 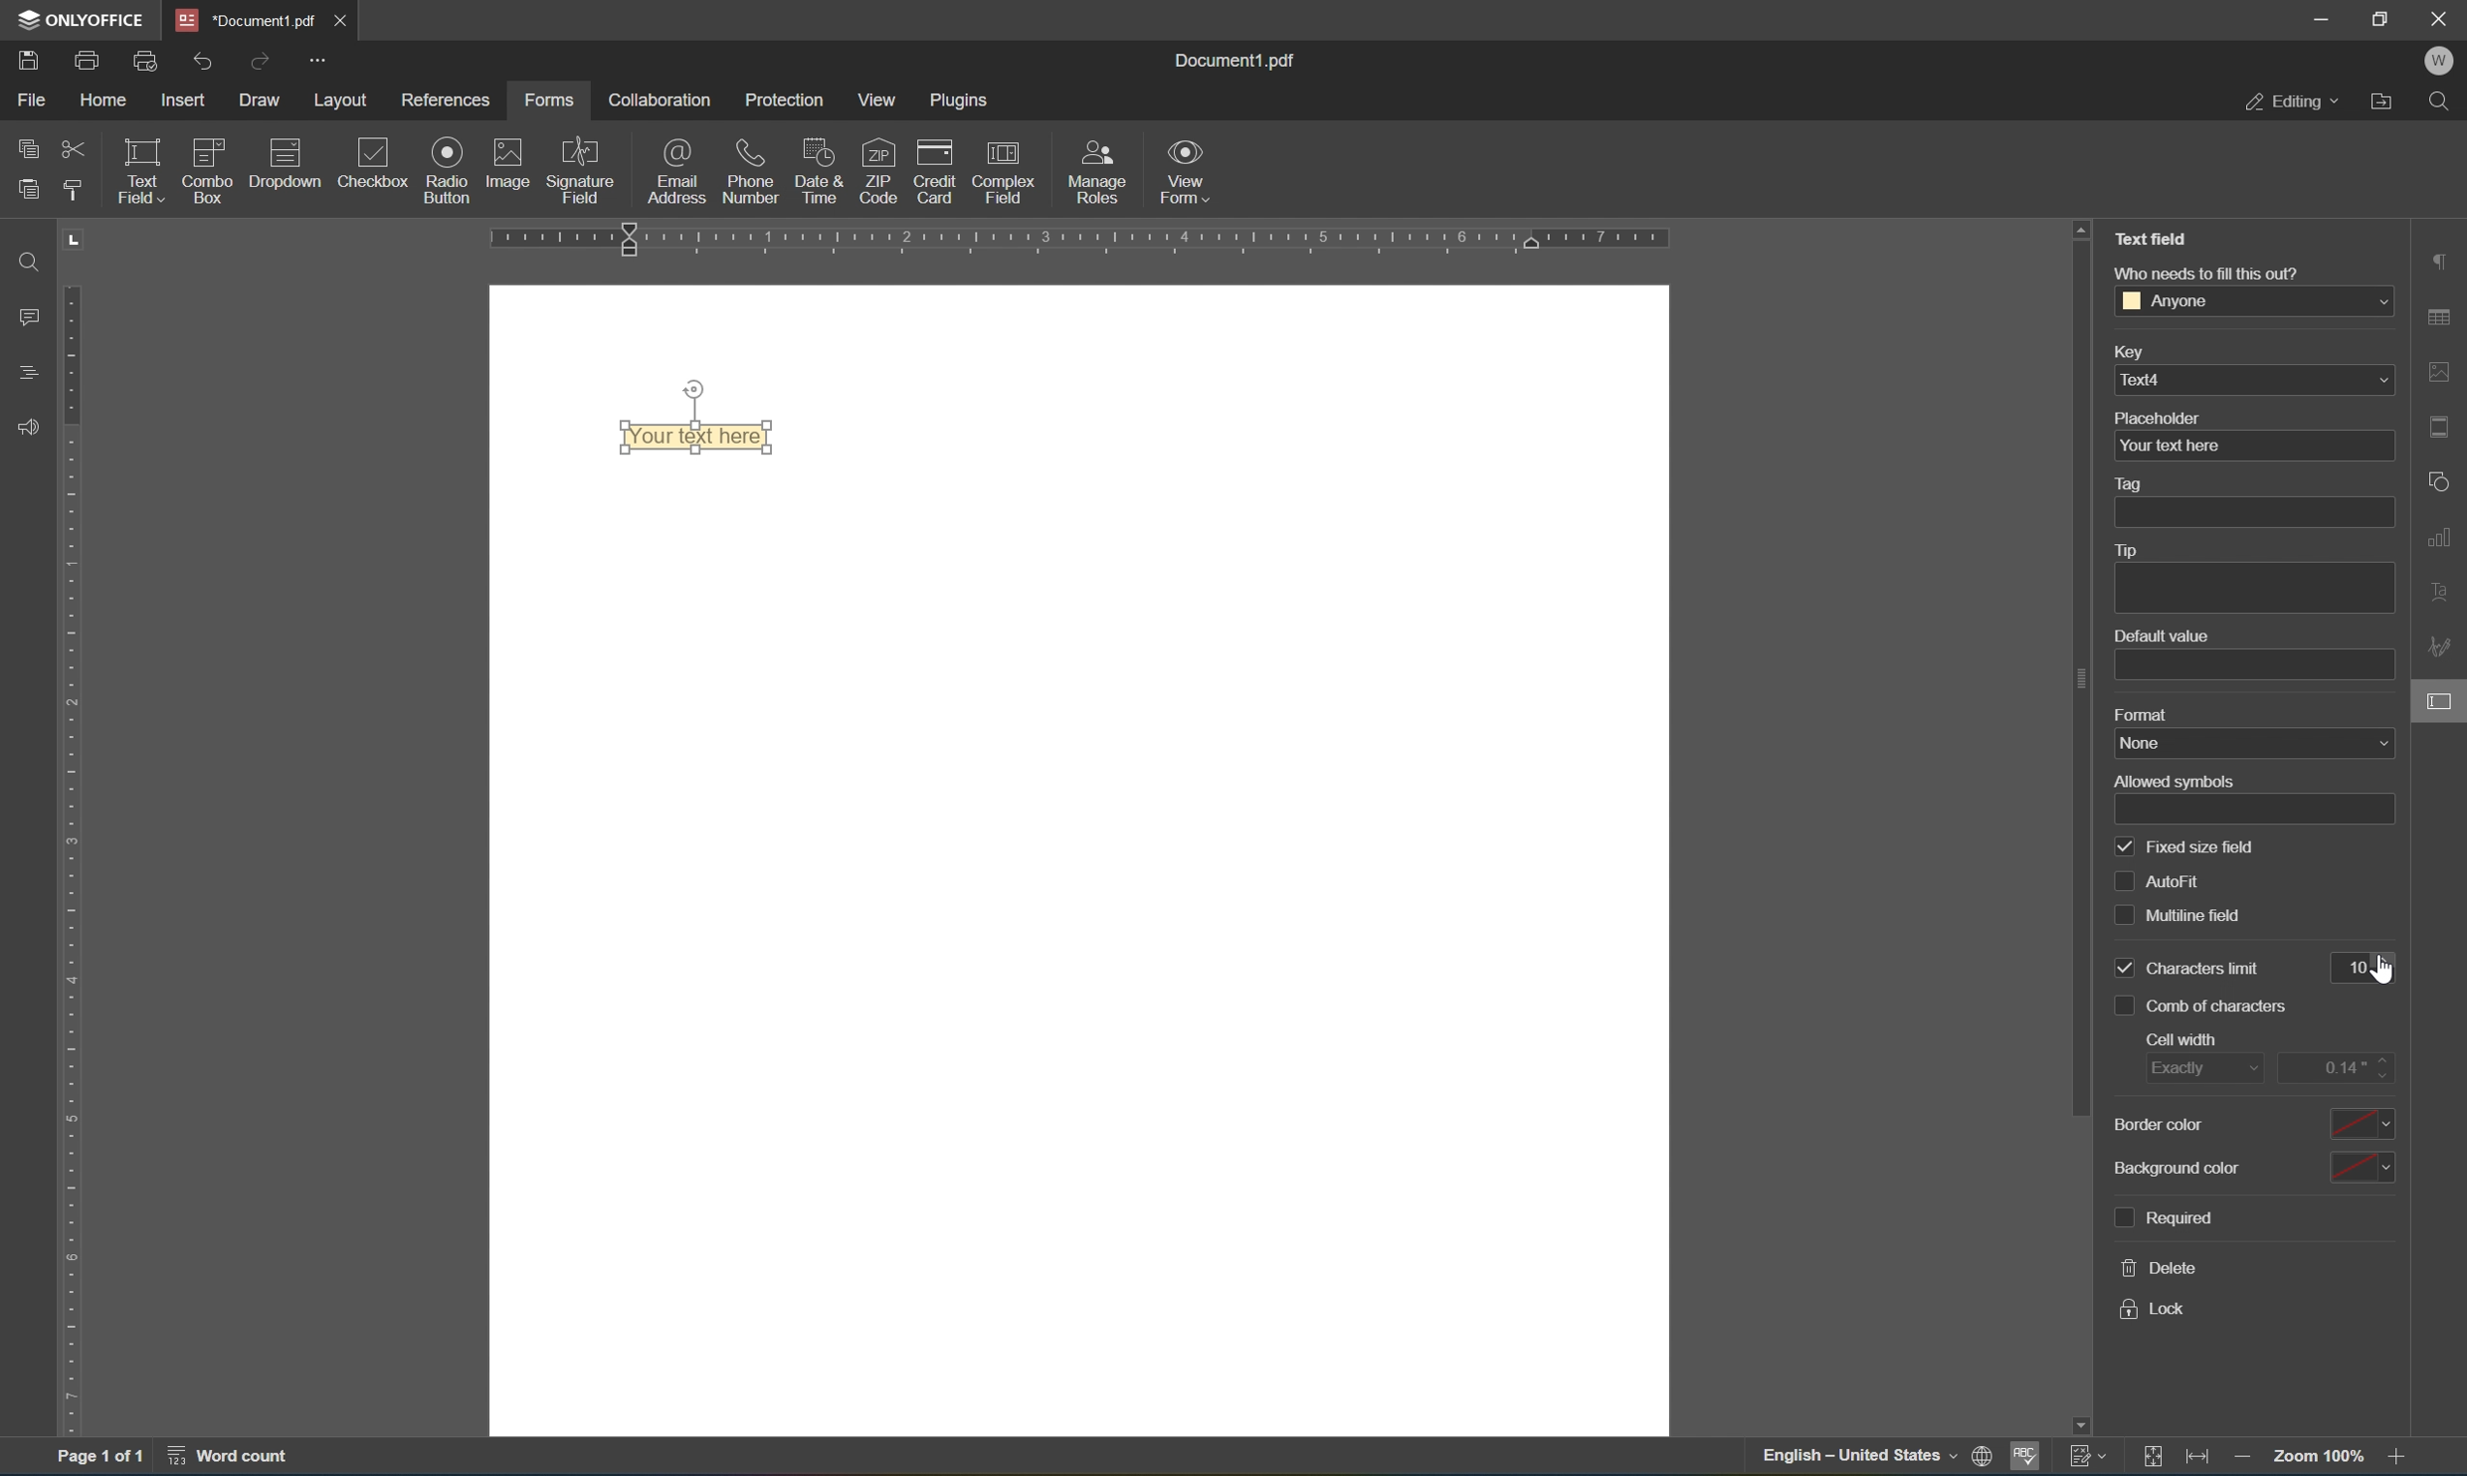 I want to click on comb of characters, so click(x=2223, y=1007).